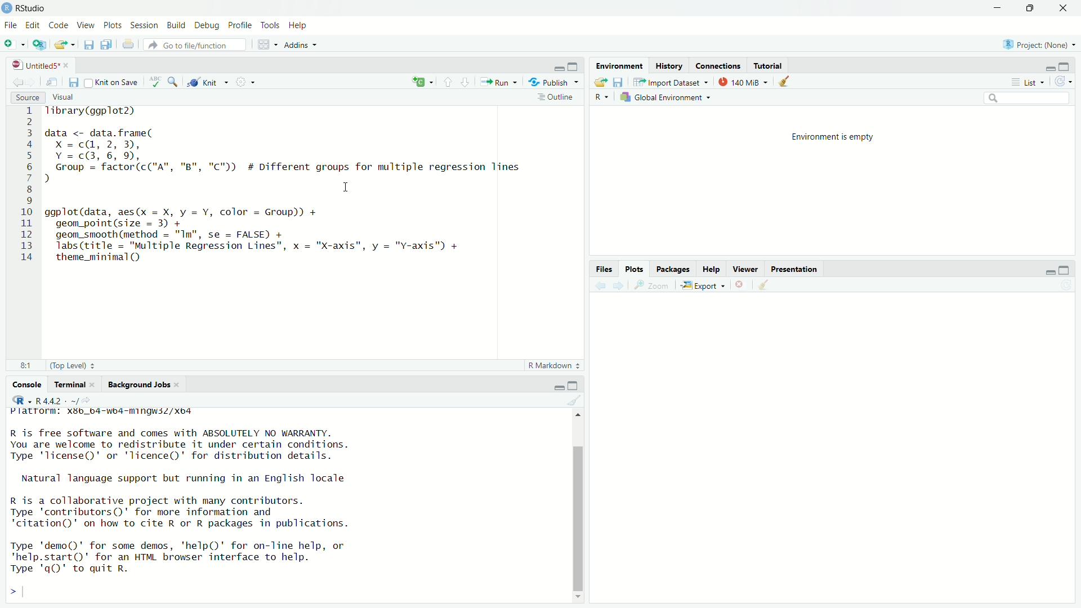 This screenshot has height=608, width=1081. Describe the element at coordinates (574, 65) in the screenshot. I see `maximise` at that location.